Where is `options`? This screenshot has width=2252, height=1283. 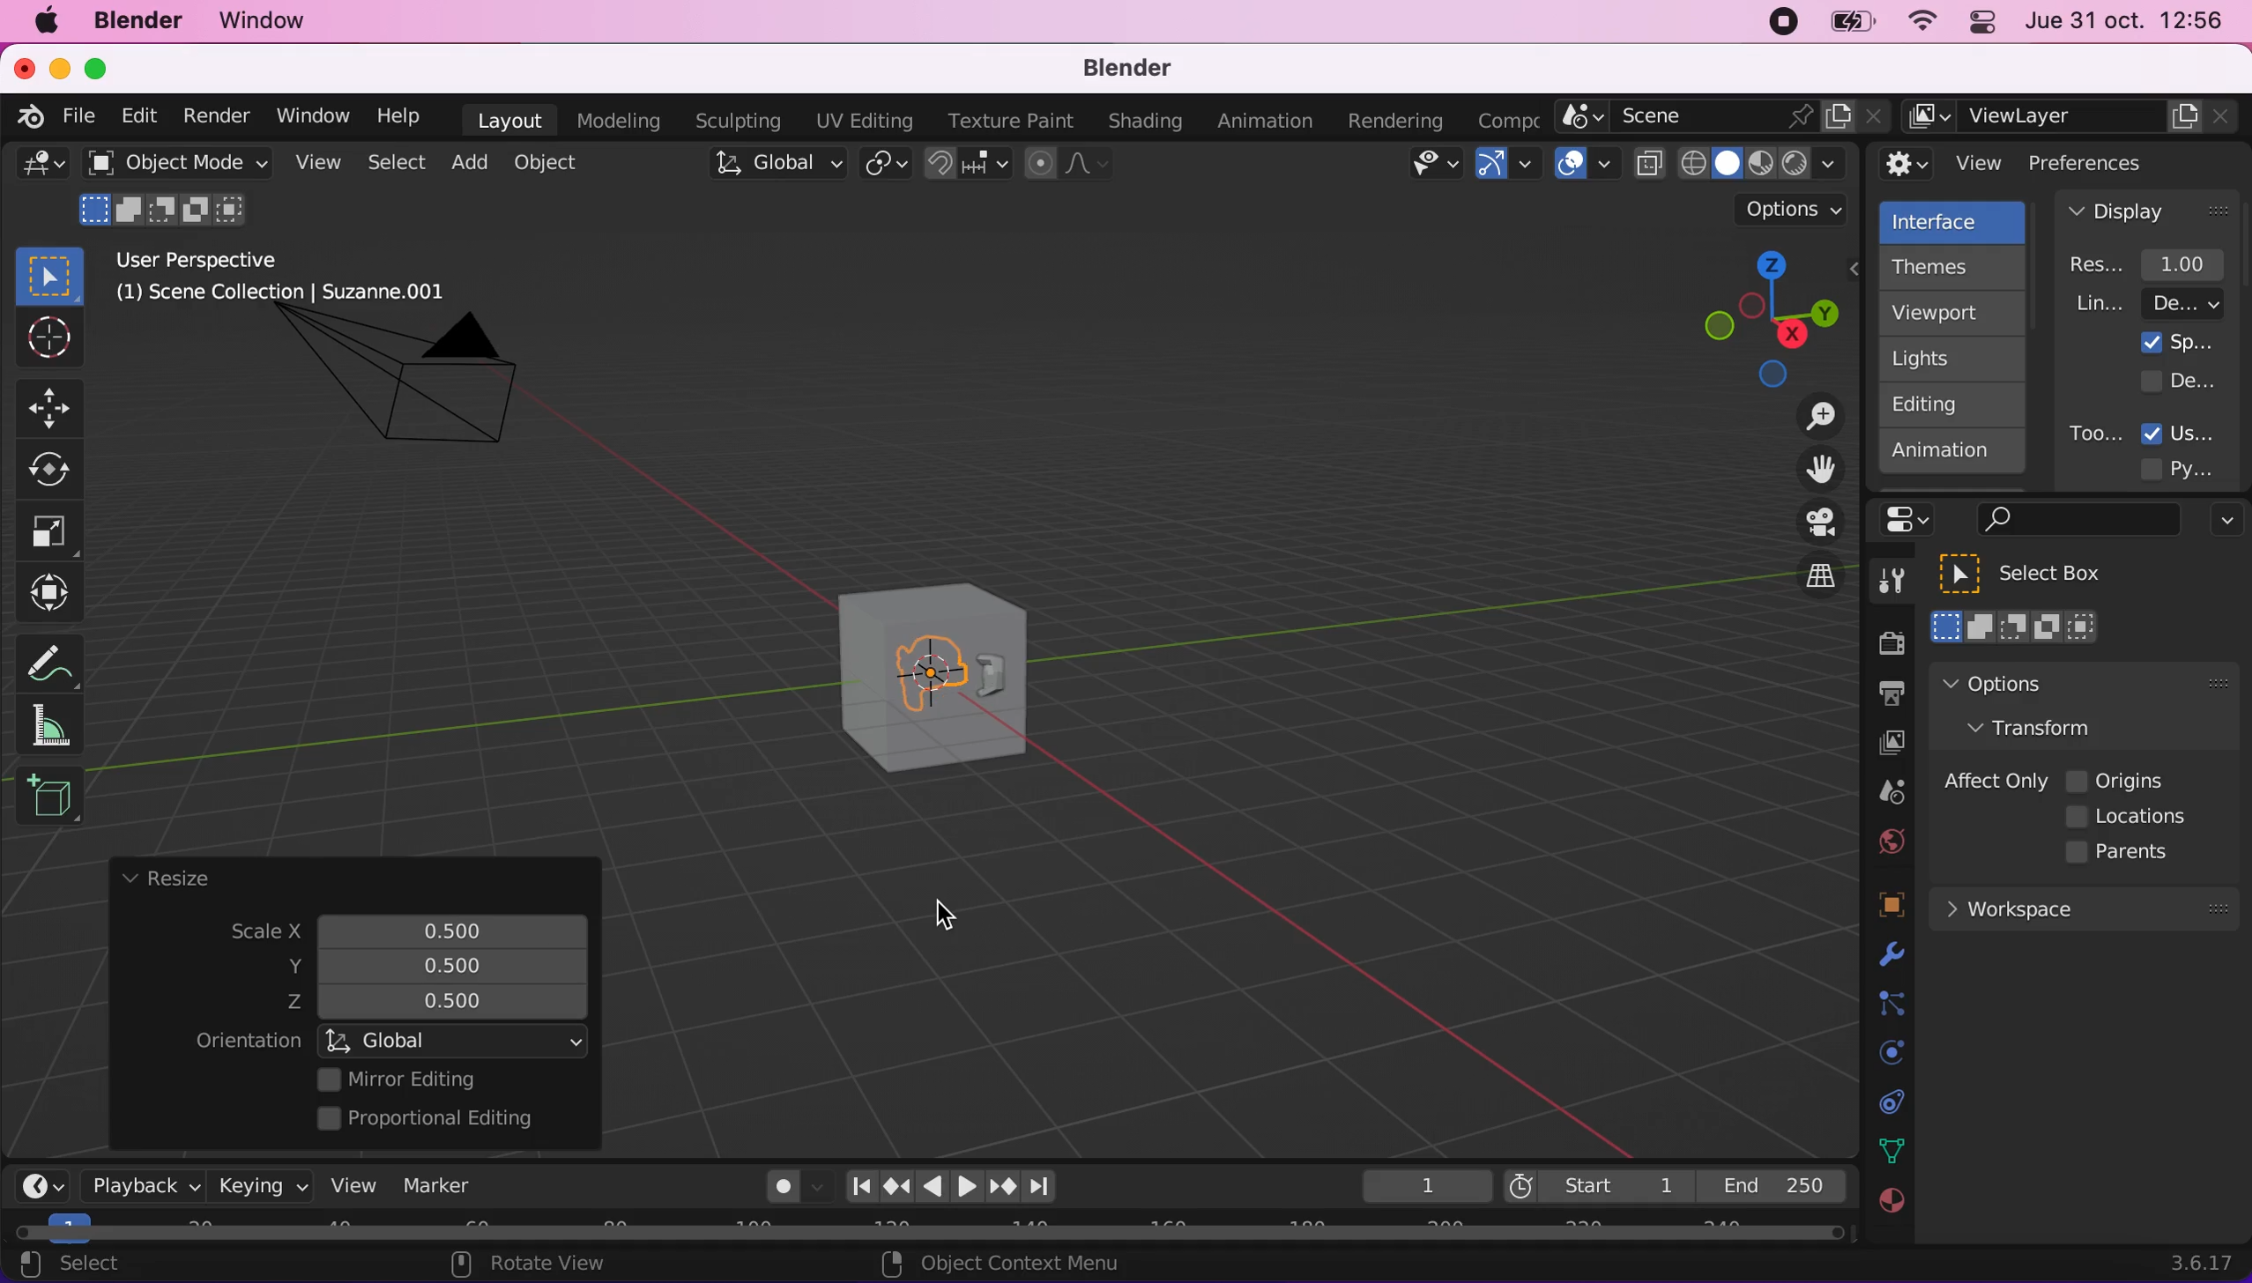
options is located at coordinates (1795, 210).